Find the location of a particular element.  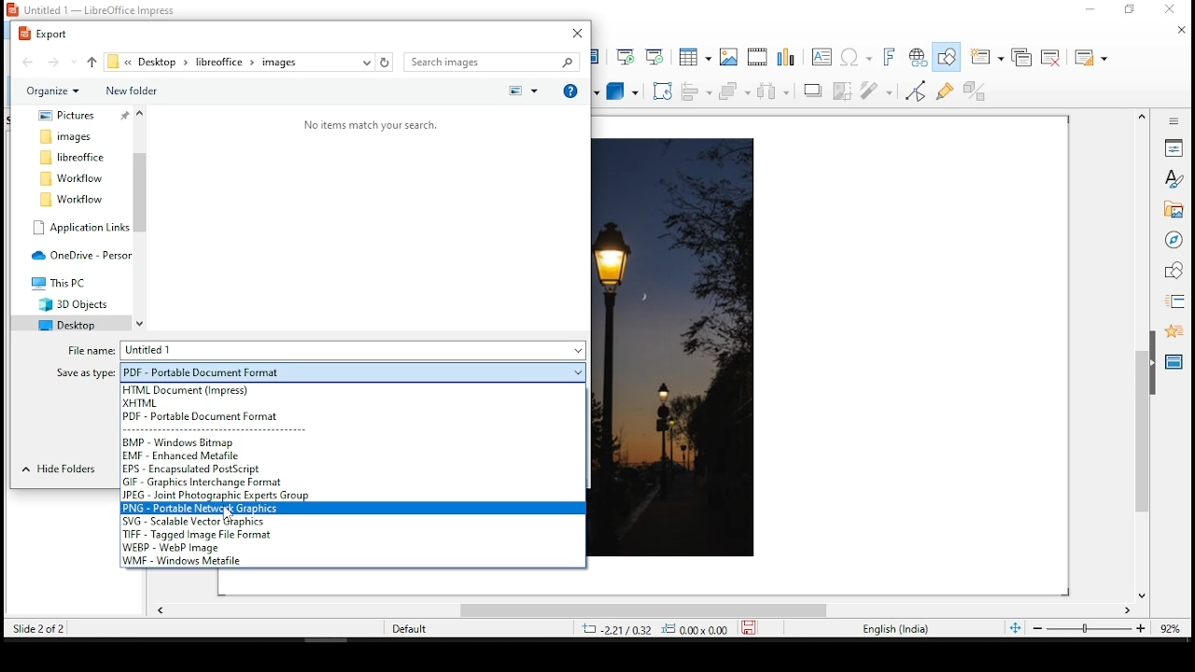

tiff is located at coordinates (231, 534).